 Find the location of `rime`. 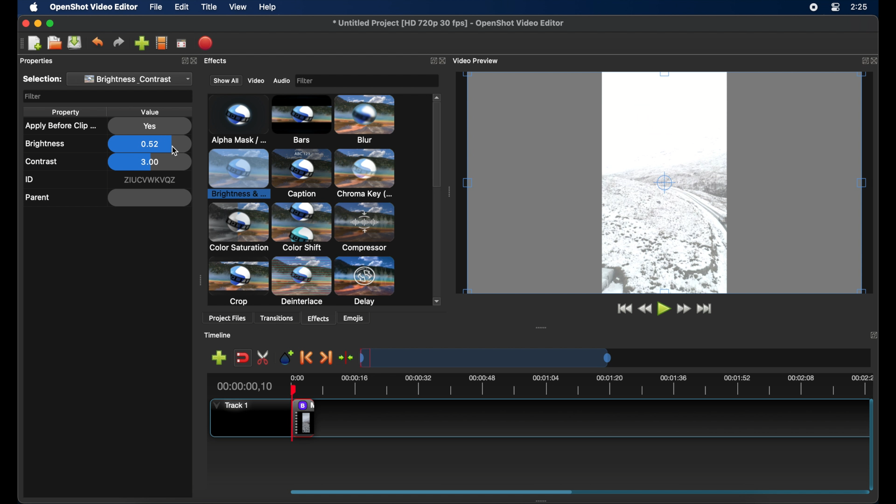

rime is located at coordinates (860, 8).